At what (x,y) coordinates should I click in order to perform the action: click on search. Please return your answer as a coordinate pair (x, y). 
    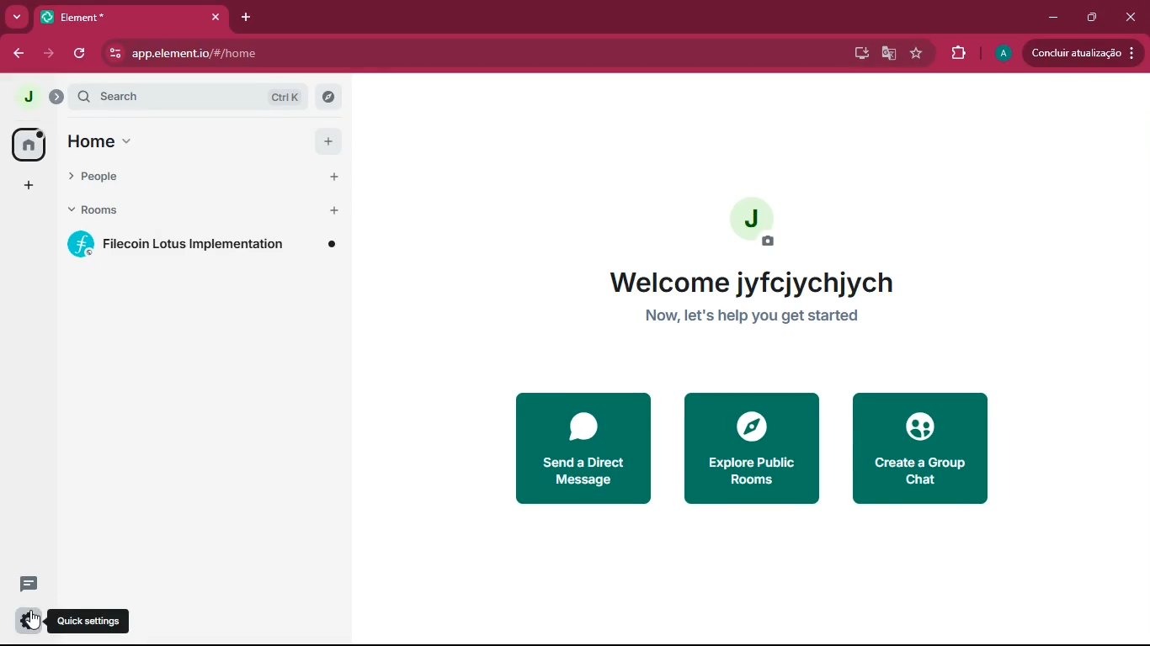
    Looking at the image, I should click on (205, 96).